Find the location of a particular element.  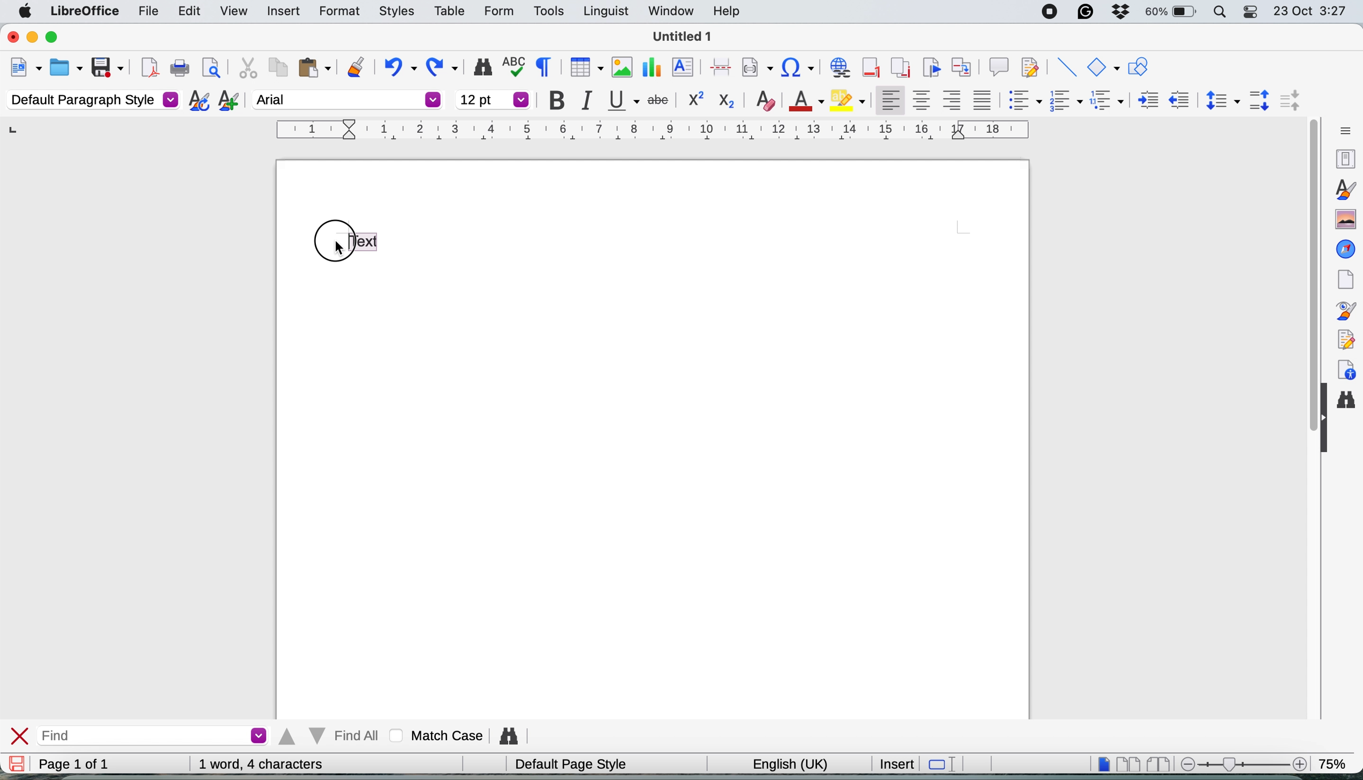

find is located at coordinates (152, 734).